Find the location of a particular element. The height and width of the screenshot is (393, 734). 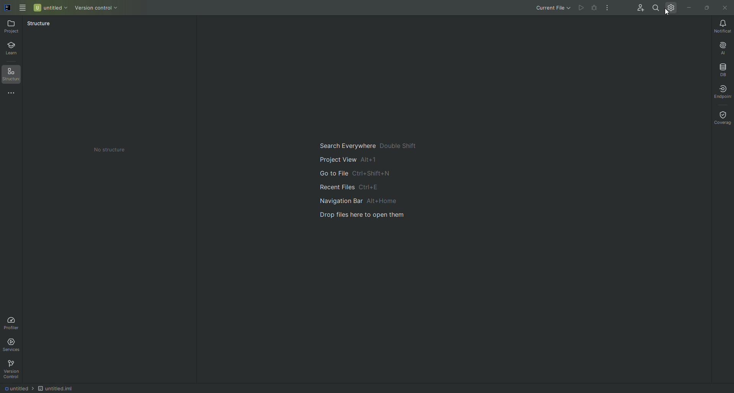

cursor is located at coordinates (668, 12).